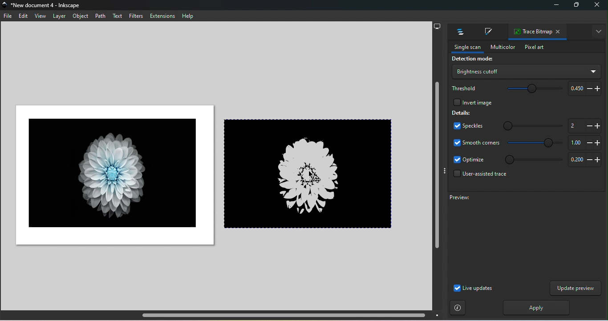 This screenshot has height=321, width=608. What do you see at coordinates (527, 124) in the screenshot?
I see `Speckles slide bar` at bounding box center [527, 124].